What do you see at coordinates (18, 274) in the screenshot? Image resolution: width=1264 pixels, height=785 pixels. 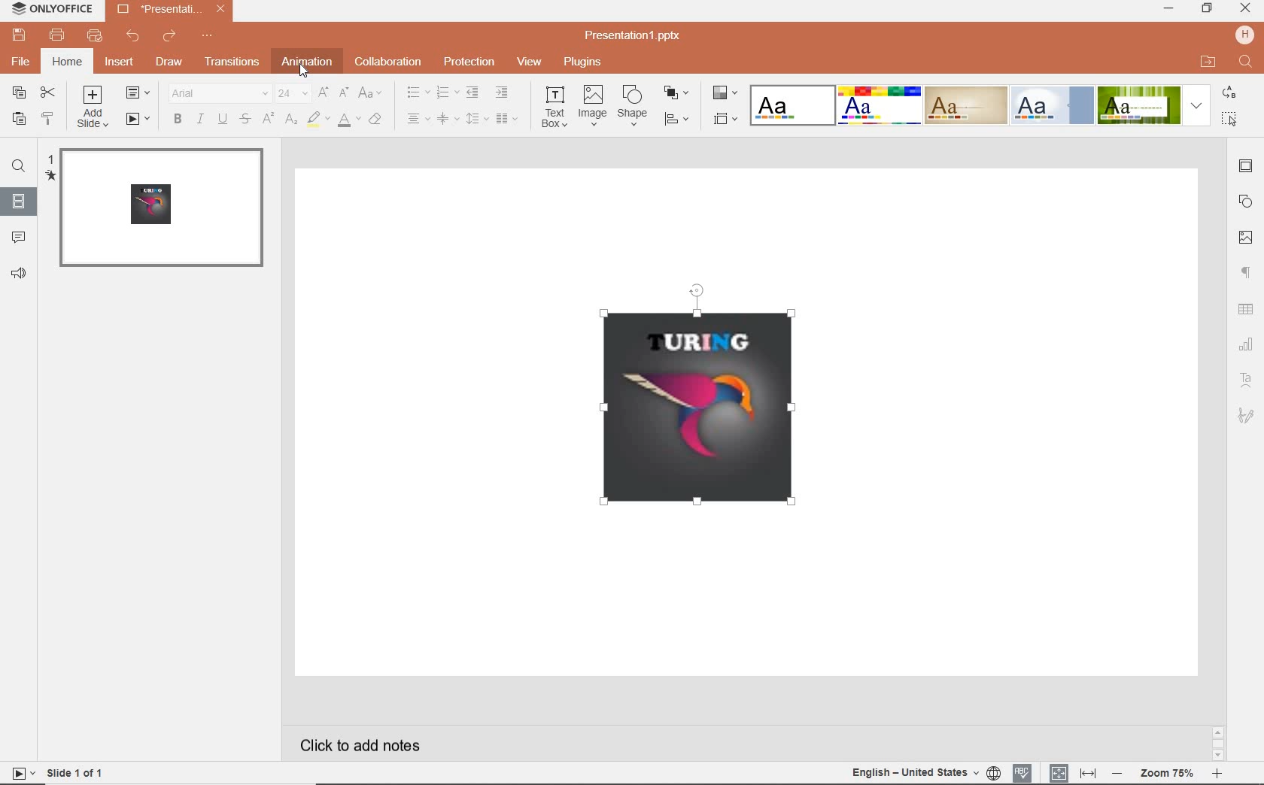 I see `feedback & support` at bounding box center [18, 274].